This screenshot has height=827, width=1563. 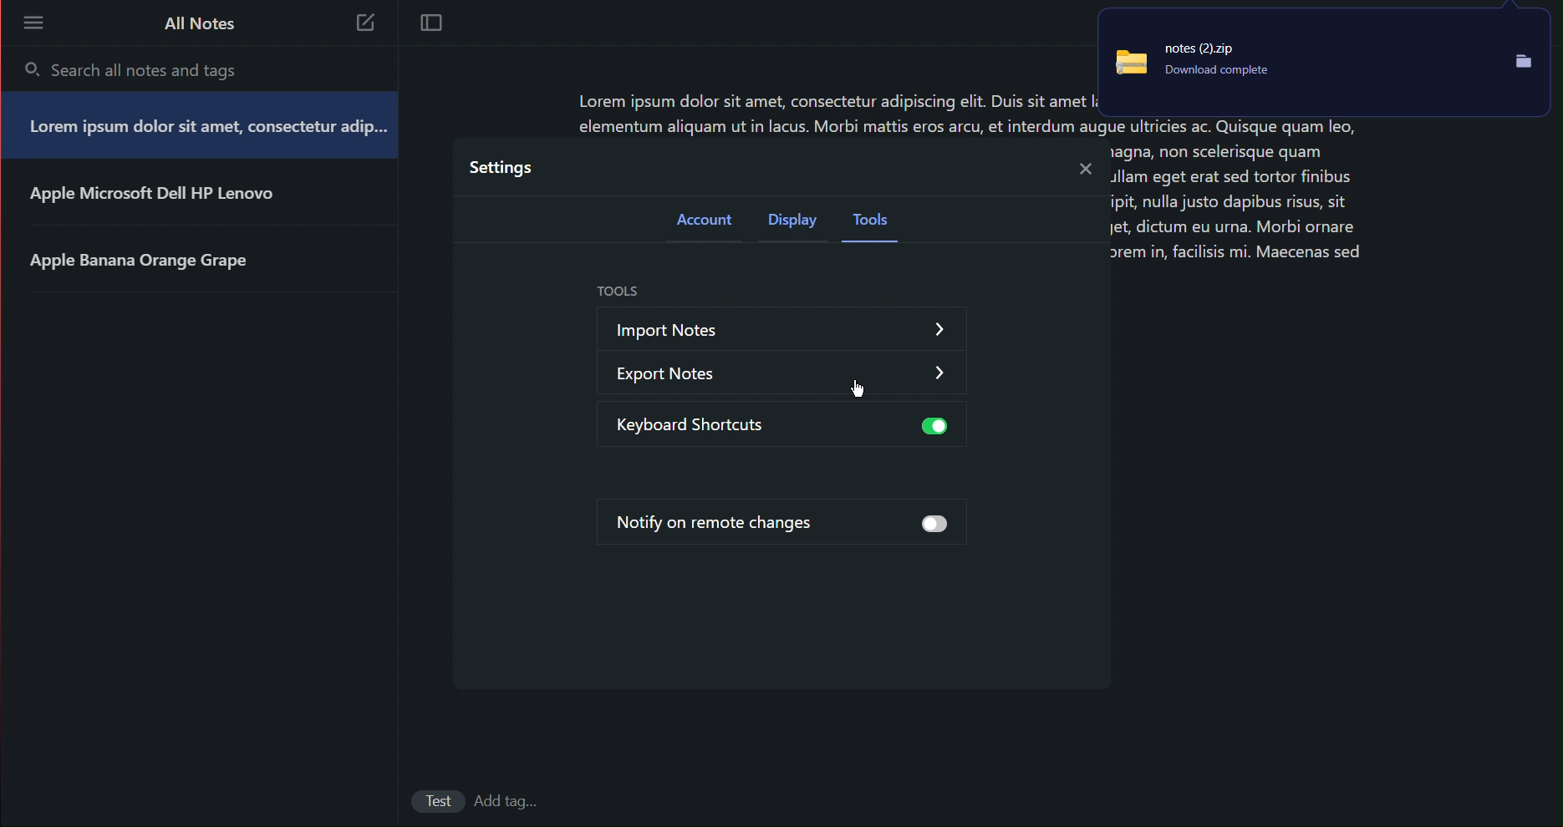 I want to click on button, so click(x=930, y=526).